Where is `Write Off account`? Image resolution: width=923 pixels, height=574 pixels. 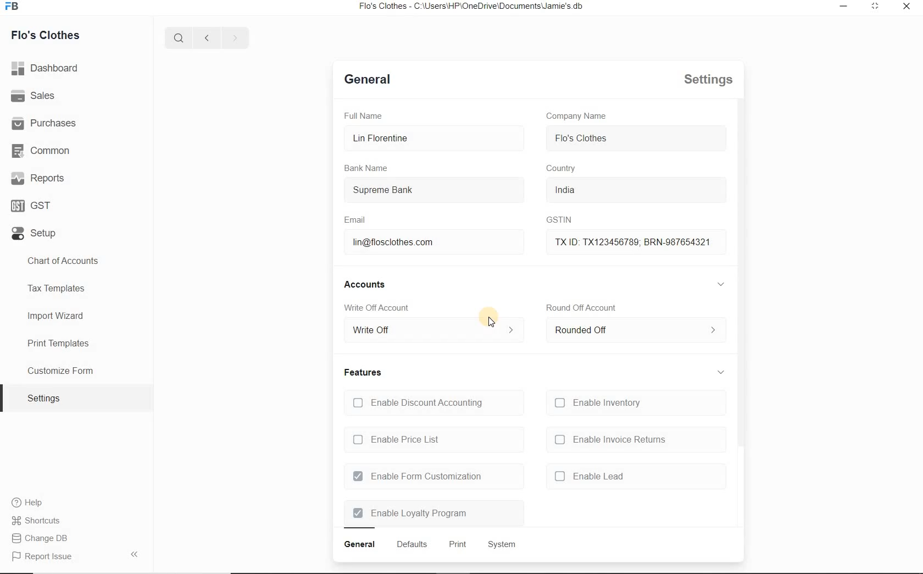 Write Off account is located at coordinates (380, 309).